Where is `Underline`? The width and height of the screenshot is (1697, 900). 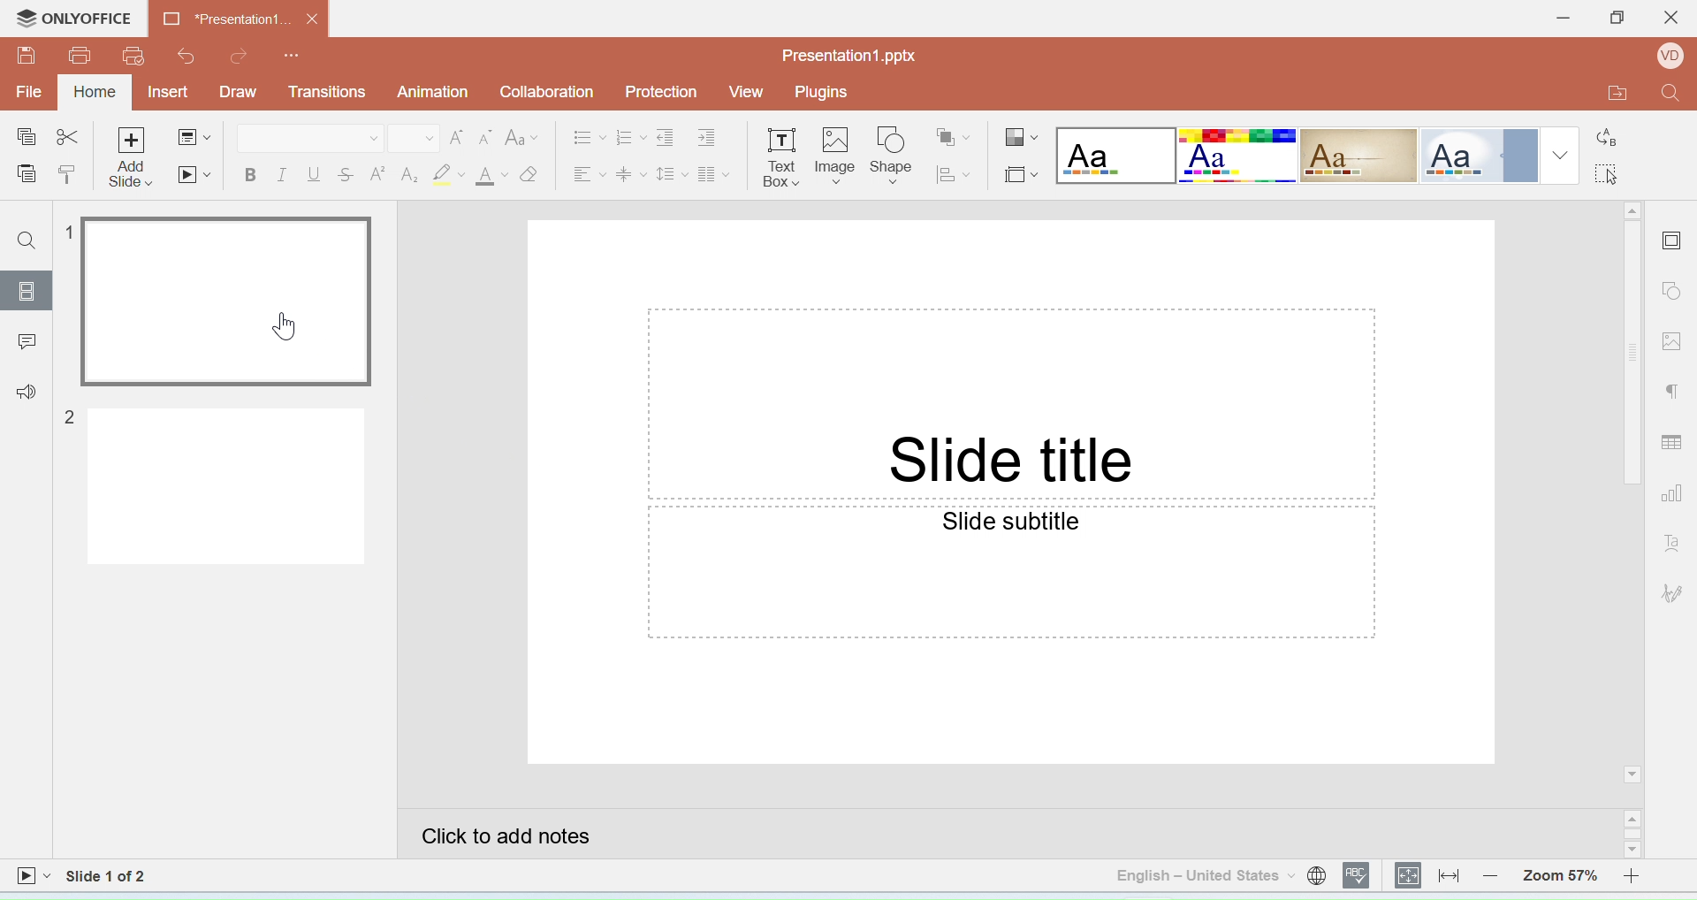
Underline is located at coordinates (315, 175).